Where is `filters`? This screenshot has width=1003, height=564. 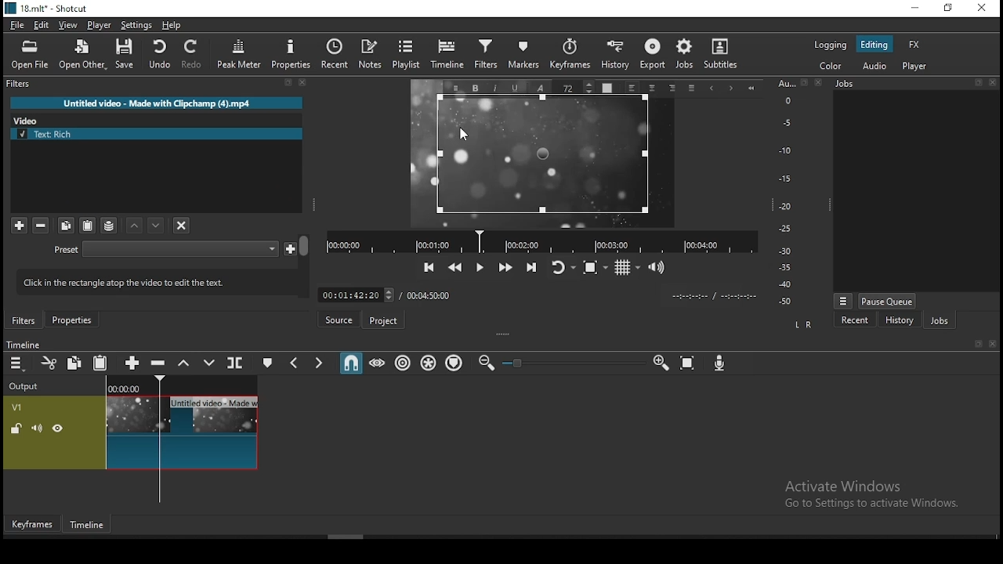 filters is located at coordinates (24, 320).